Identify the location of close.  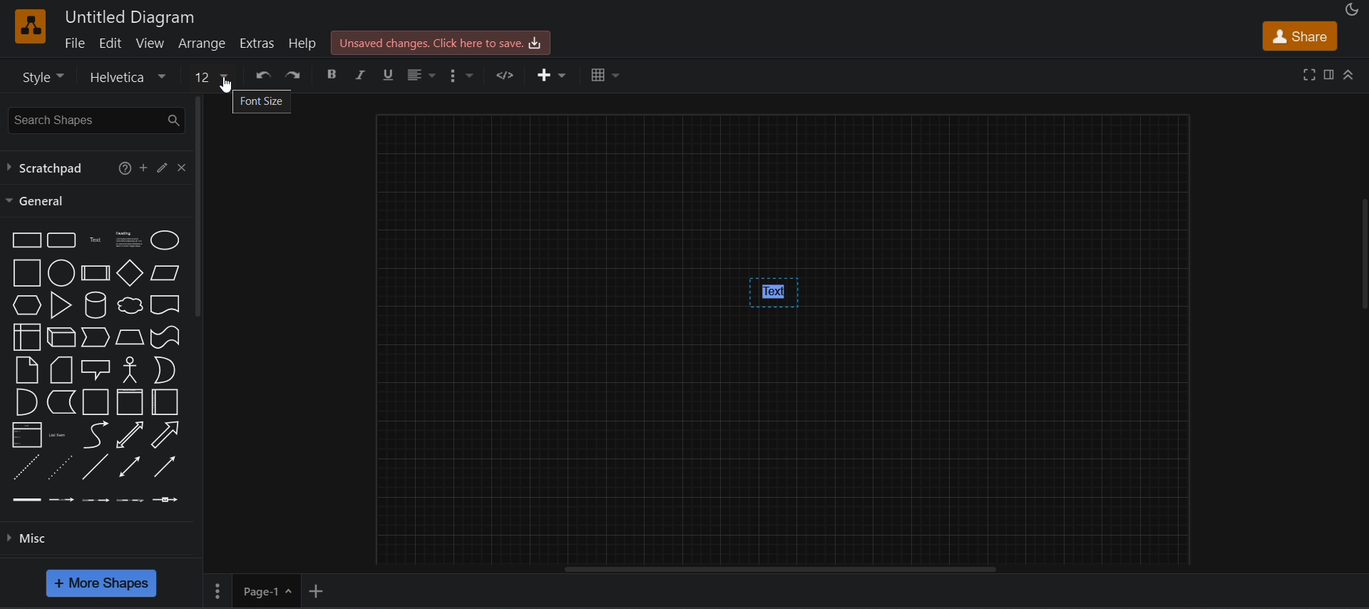
(183, 168).